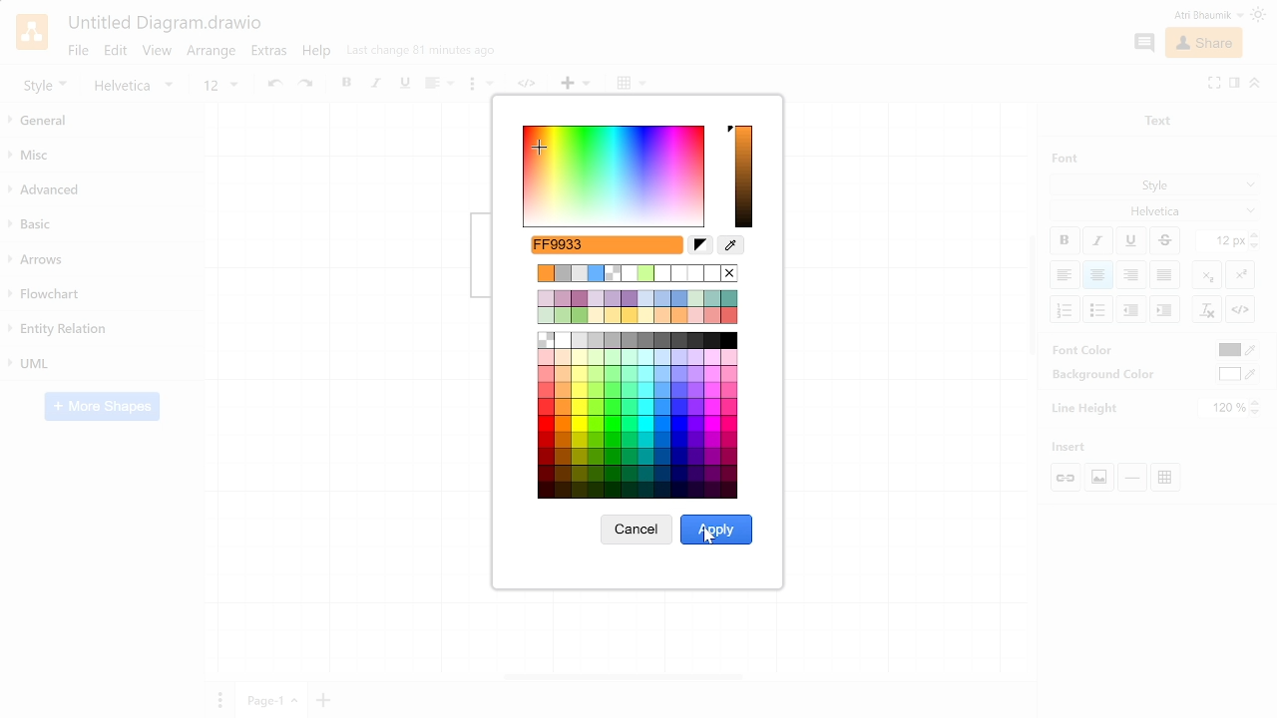  Describe the element at coordinates (1033, 298) in the screenshot. I see `Vertical scrollbar` at that location.